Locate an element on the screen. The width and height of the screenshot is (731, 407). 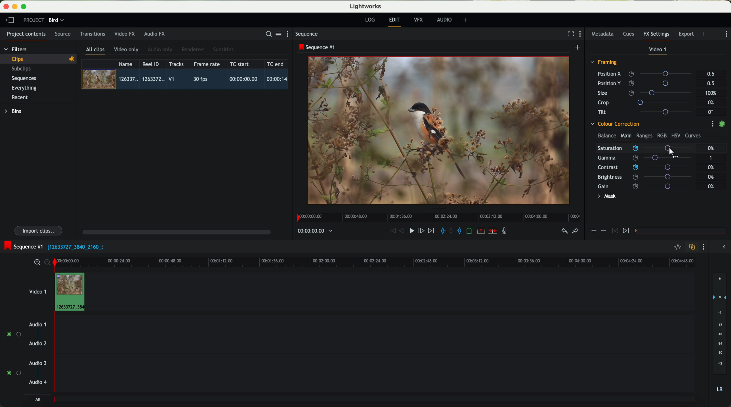
add 'out' mark is located at coordinates (462, 230).